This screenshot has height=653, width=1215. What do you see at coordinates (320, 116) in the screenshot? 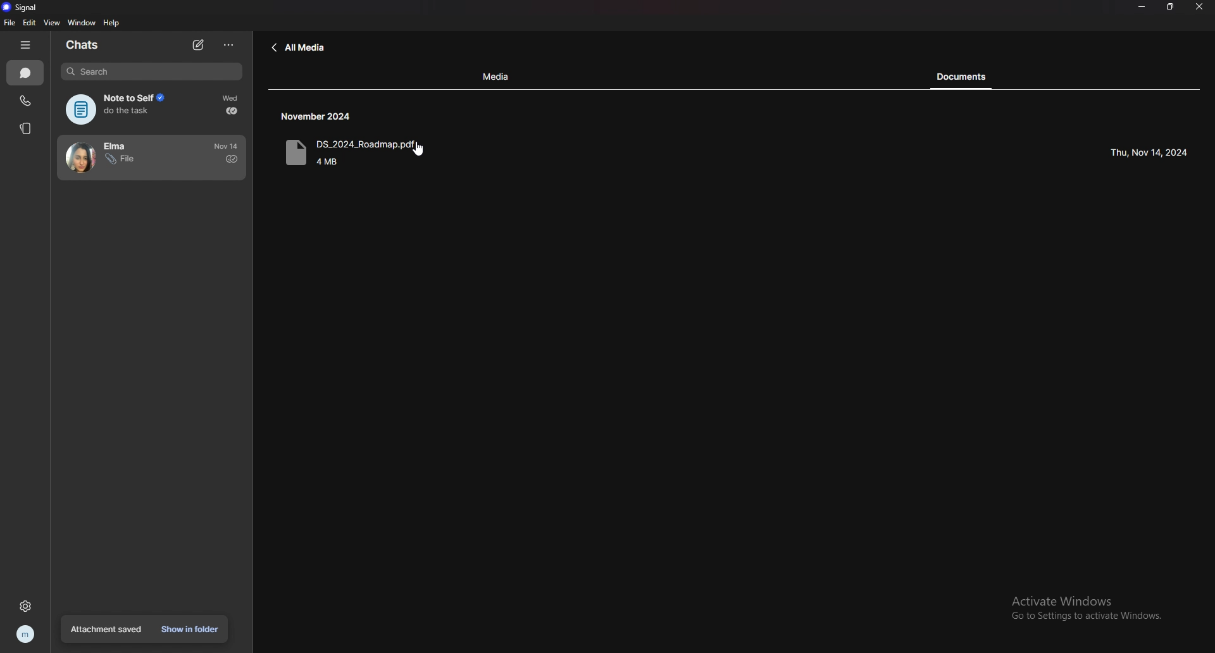
I see `time` at bounding box center [320, 116].